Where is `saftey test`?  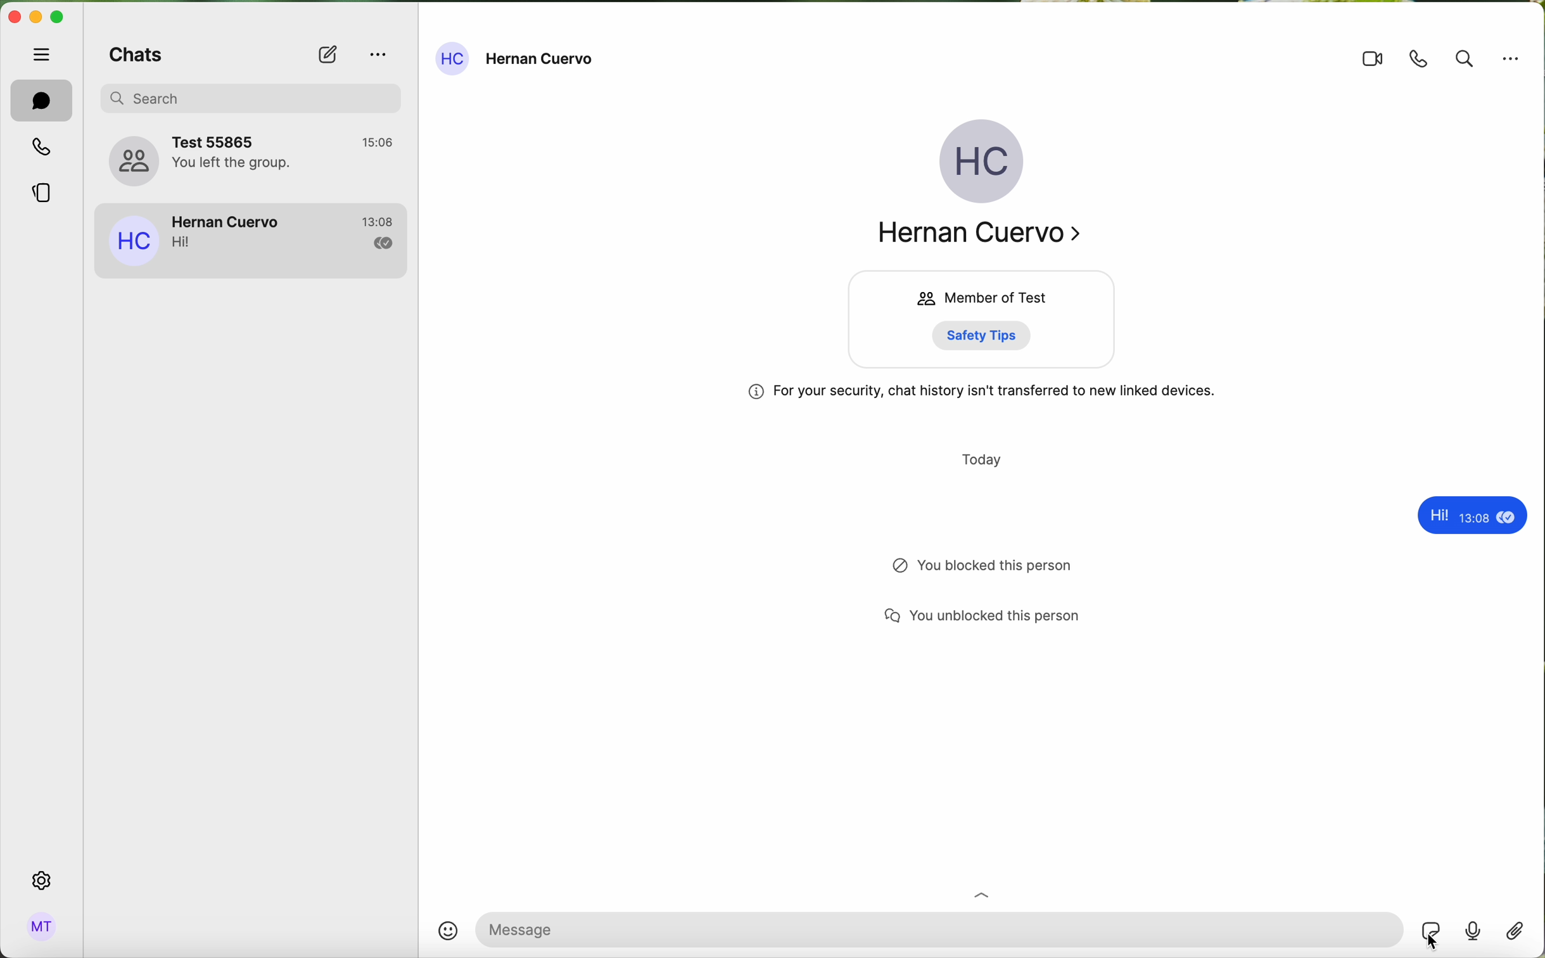 saftey test is located at coordinates (988, 335).